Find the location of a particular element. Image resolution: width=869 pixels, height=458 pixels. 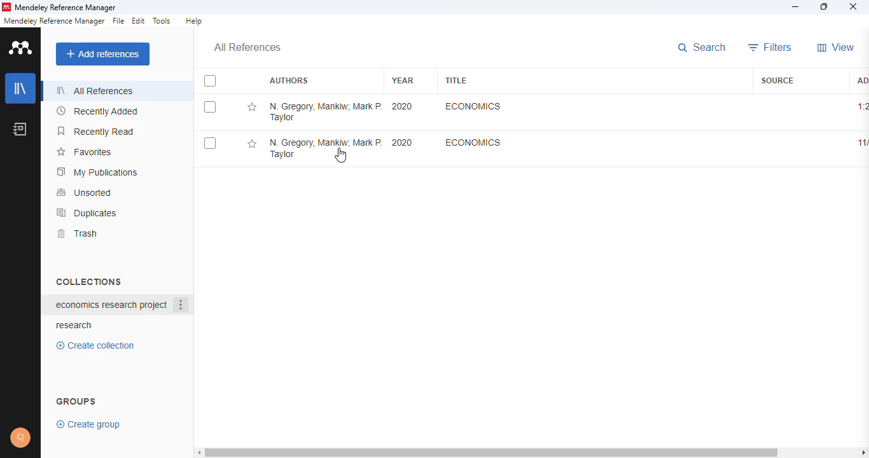

2020 is located at coordinates (403, 106).